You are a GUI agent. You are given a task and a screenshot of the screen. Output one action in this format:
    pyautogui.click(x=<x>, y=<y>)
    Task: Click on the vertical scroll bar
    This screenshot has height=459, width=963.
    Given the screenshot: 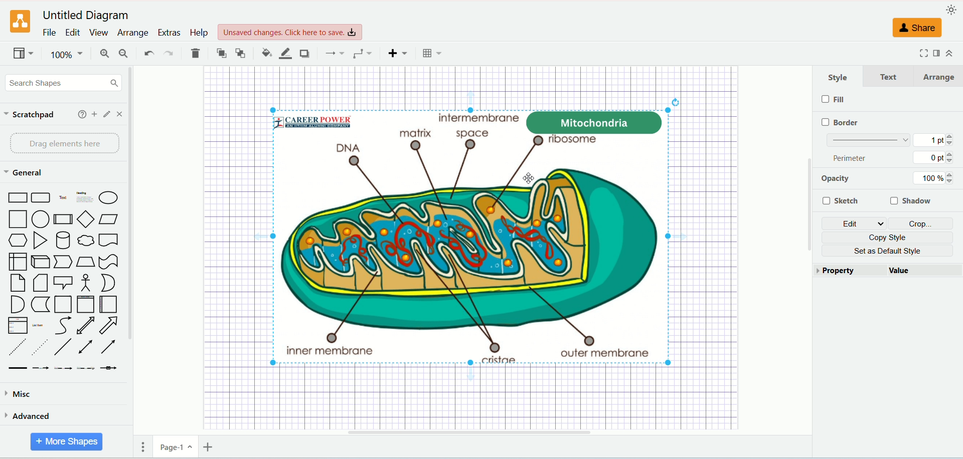 What is the action you would take?
    pyautogui.click(x=133, y=261)
    